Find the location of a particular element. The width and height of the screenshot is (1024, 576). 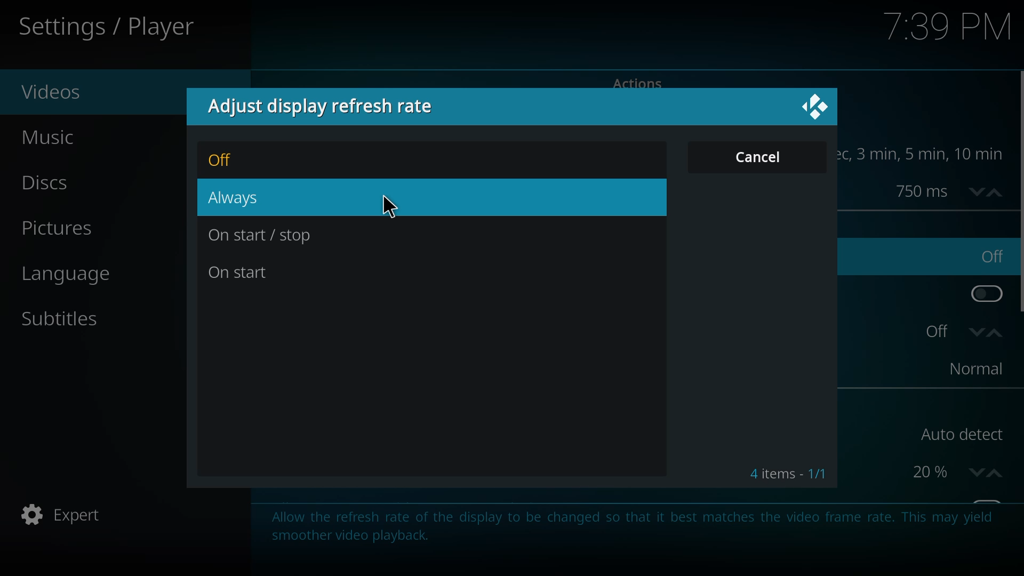

actions is located at coordinates (637, 82).